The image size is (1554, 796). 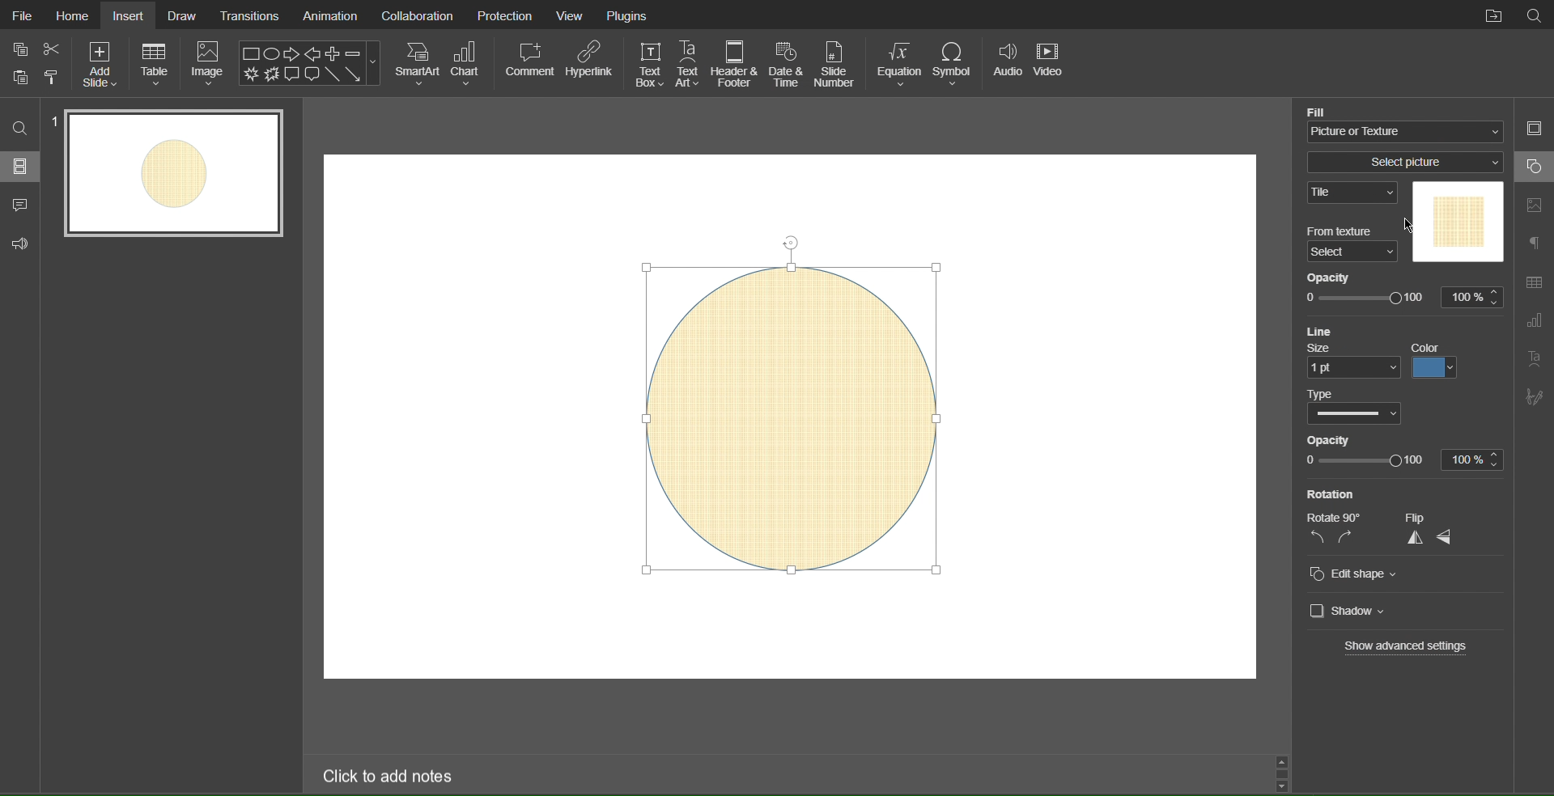 I want to click on select, so click(x=1352, y=252).